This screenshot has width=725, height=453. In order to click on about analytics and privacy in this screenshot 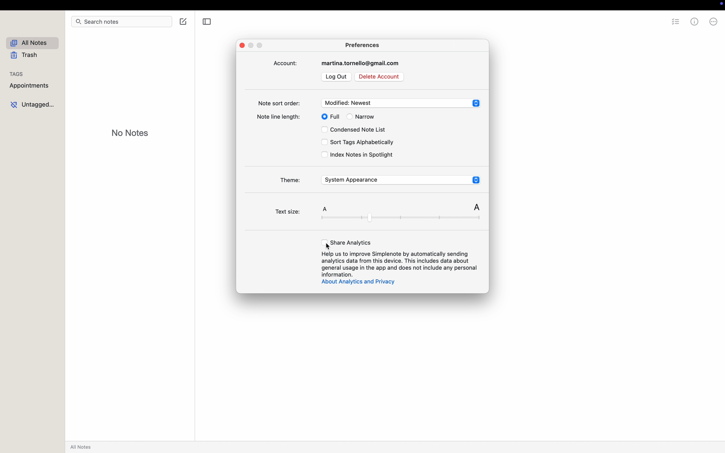, I will do `click(358, 283)`.